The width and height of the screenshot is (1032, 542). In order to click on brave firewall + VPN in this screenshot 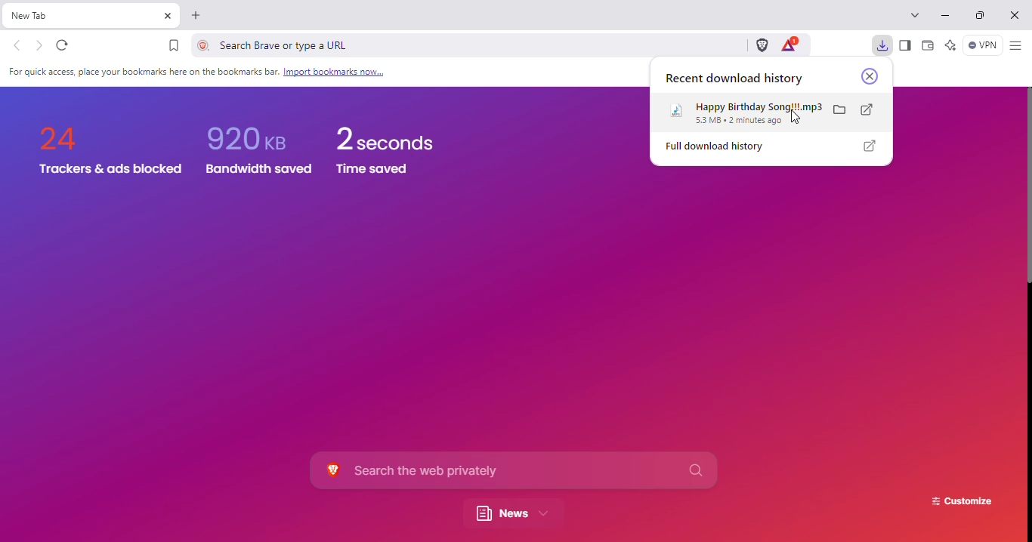, I will do `click(982, 45)`.